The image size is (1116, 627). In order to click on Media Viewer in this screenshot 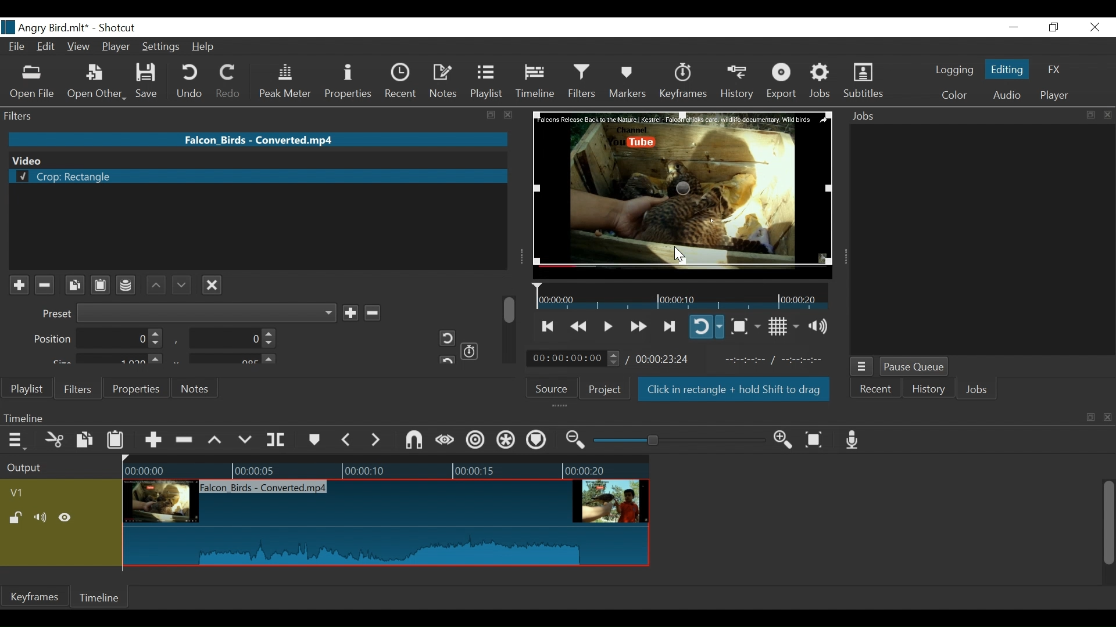, I will do `click(683, 194)`.